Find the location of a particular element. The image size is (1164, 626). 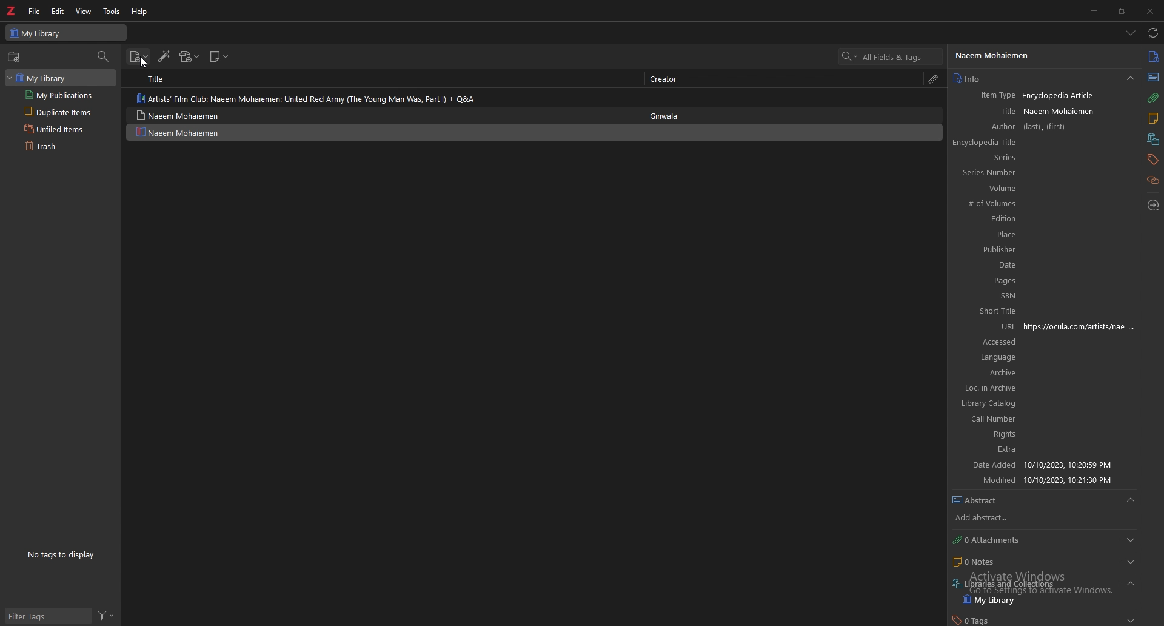

zotero is located at coordinates (13, 10).